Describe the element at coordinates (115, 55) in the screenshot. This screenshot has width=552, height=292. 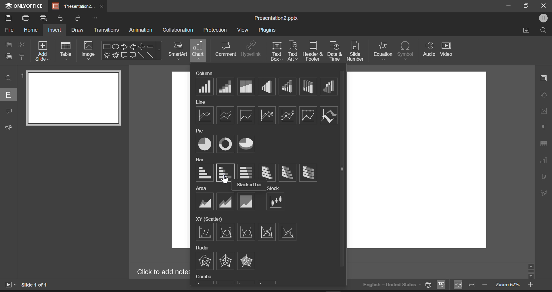
I see `Explosion 2` at that location.